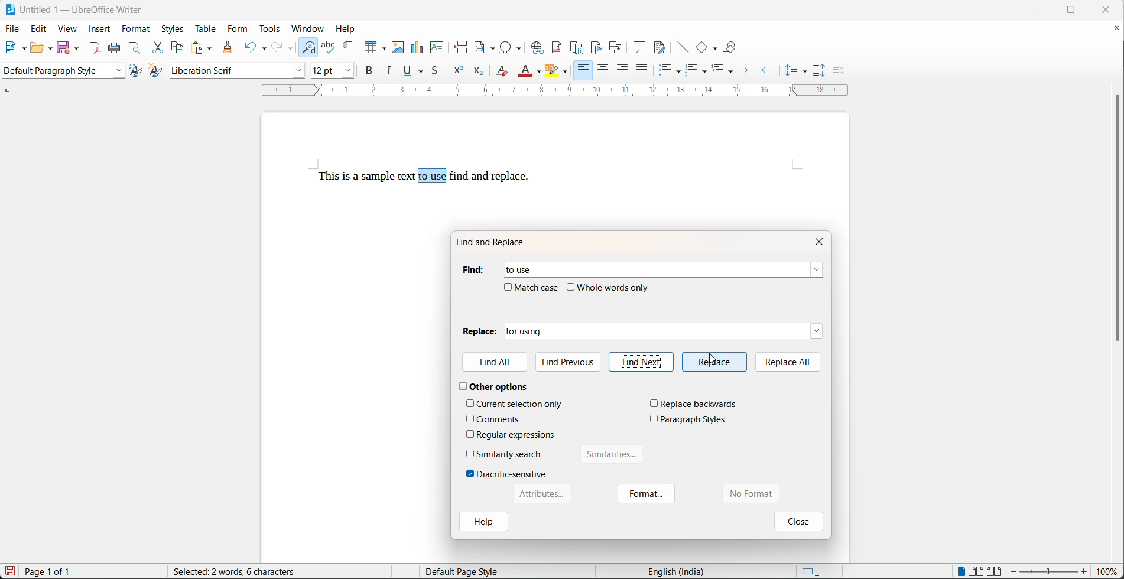 The height and width of the screenshot is (579, 1124). What do you see at coordinates (391, 73) in the screenshot?
I see `italic` at bounding box center [391, 73].